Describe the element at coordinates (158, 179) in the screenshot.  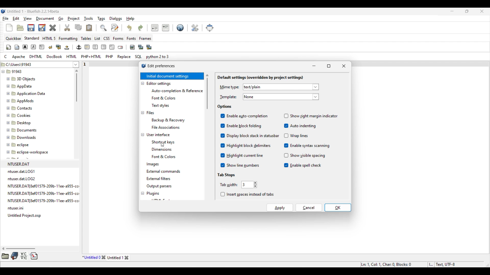
I see `External filters` at that location.